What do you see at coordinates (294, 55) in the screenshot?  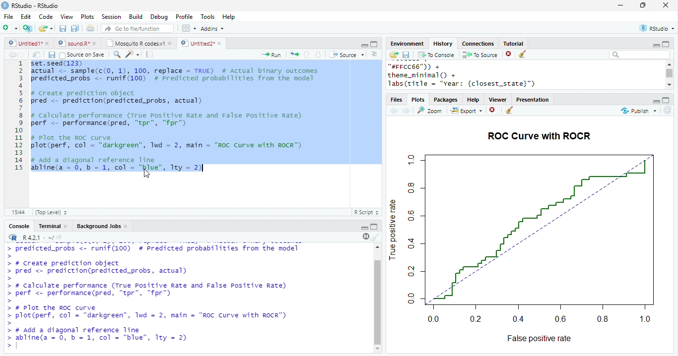 I see `rerun` at bounding box center [294, 55].